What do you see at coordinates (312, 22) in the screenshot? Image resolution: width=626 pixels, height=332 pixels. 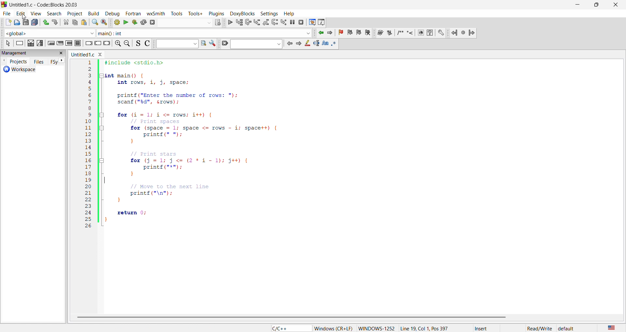 I see `debugging window` at bounding box center [312, 22].